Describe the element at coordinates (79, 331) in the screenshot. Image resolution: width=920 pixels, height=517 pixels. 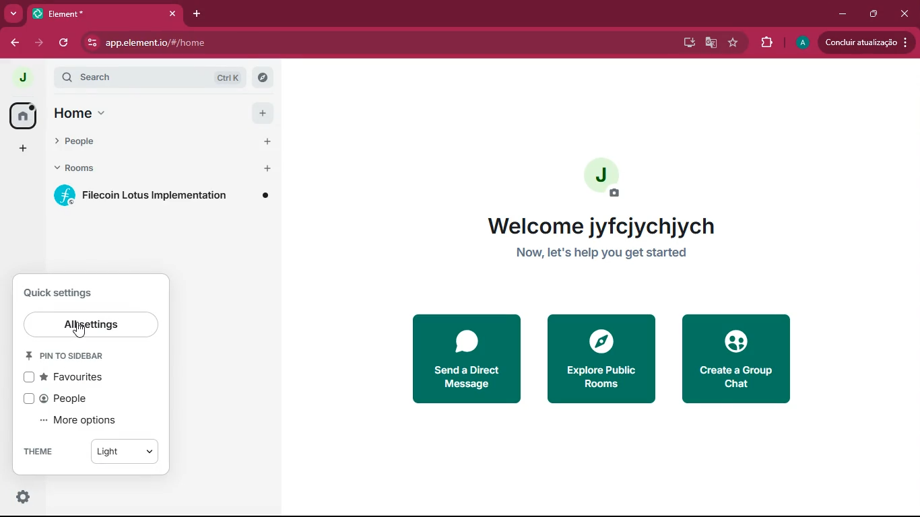
I see `cursor` at that location.